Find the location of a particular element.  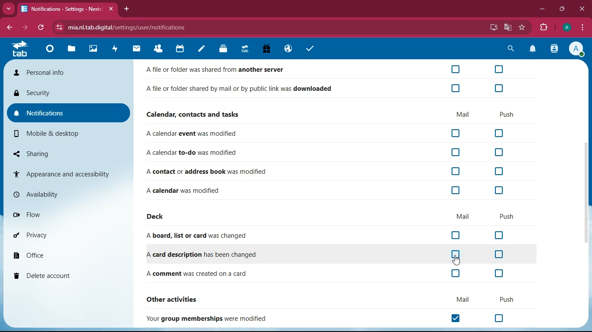

office is located at coordinates (65, 254).